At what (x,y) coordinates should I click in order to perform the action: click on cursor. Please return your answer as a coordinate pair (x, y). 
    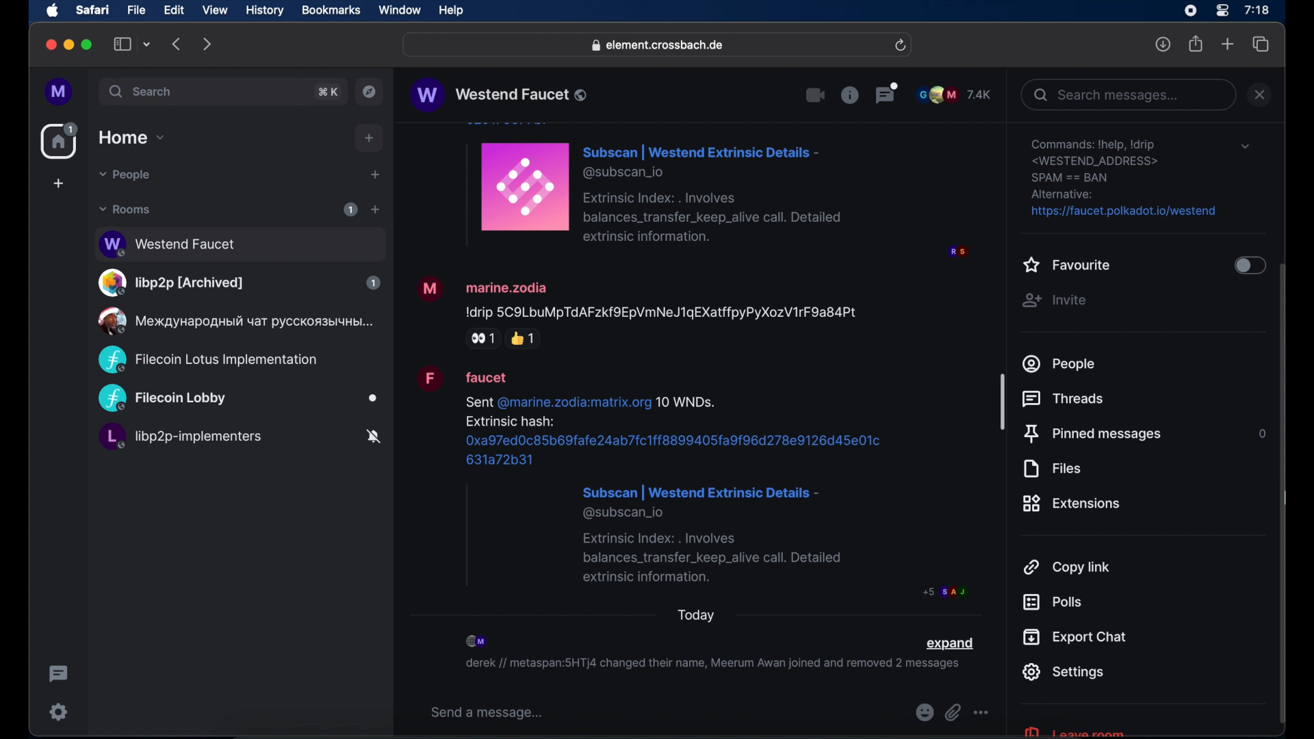
    Looking at the image, I should click on (1284, 498).